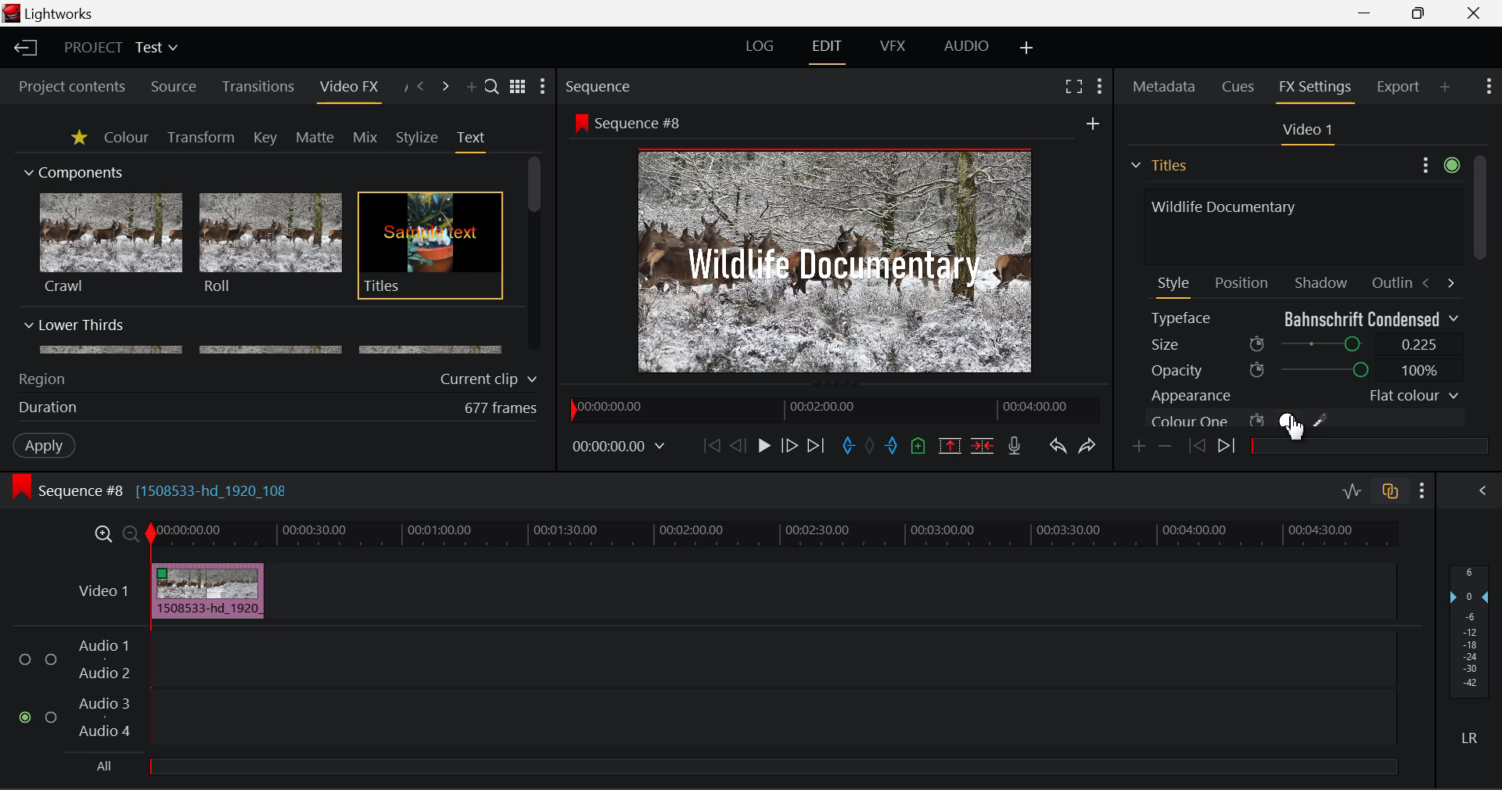 The height and width of the screenshot is (790, 1502). Describe the element at coordinates (1074, 85) in the screenshot. I see `Full Screen` at that location.